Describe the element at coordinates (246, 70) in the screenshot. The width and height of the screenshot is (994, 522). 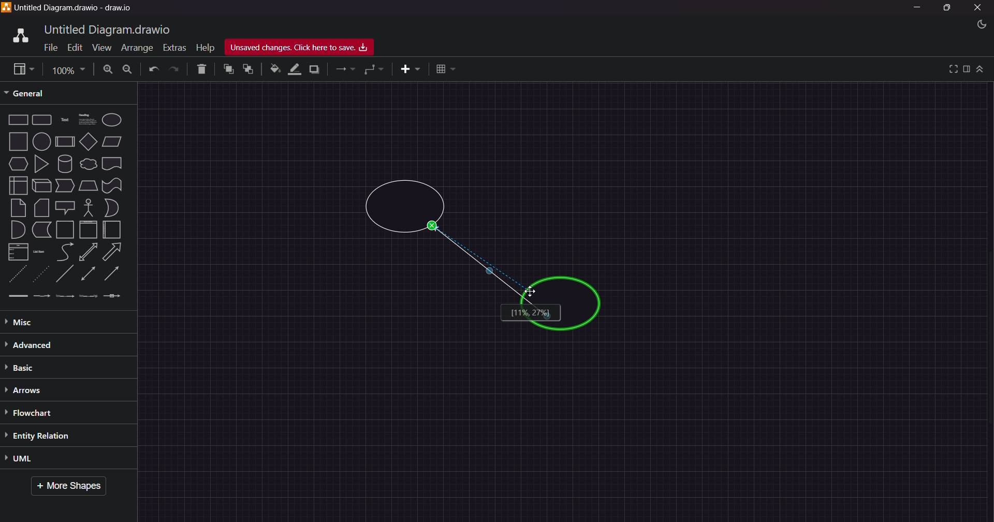
I see `to back` at that location.